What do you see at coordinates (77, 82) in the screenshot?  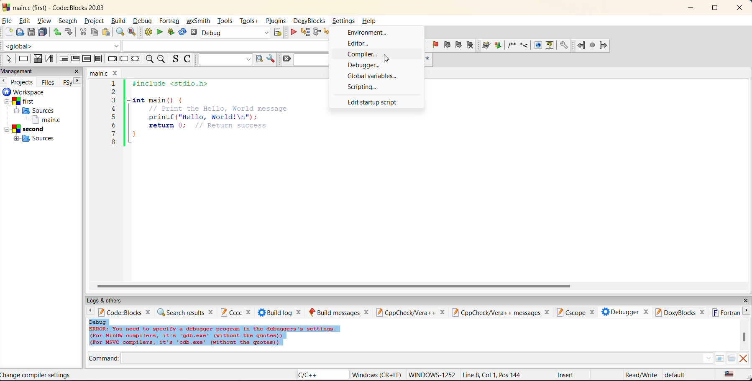 I see `next` at bounding box center [77, 82].